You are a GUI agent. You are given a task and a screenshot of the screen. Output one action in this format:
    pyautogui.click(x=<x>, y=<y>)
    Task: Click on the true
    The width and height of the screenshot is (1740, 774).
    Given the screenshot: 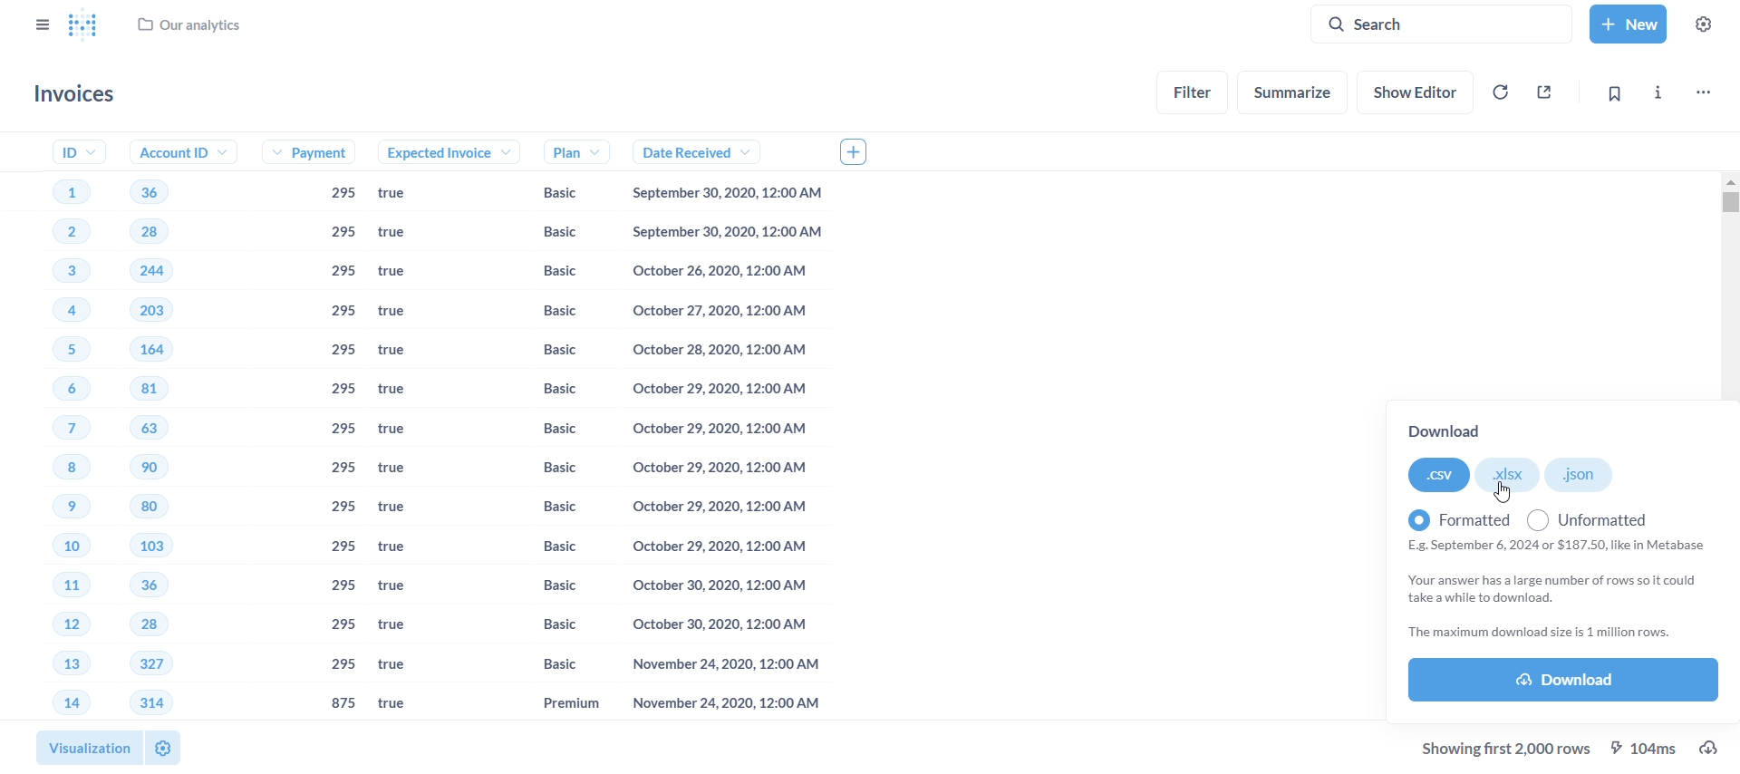 What is the action you would take?
    pyautogui.click(x=401, y=508)
    